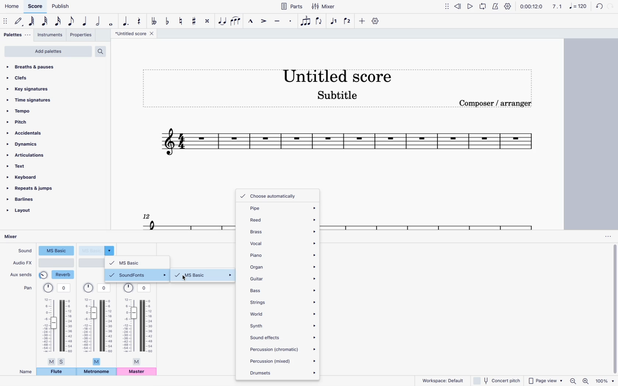  I want to click on eight note, so click(72, 21).